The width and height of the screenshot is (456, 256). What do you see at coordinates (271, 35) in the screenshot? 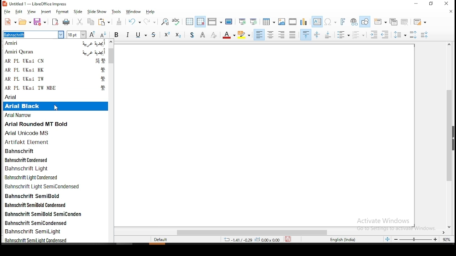
I see `align center` at bounding box center [271, 35].